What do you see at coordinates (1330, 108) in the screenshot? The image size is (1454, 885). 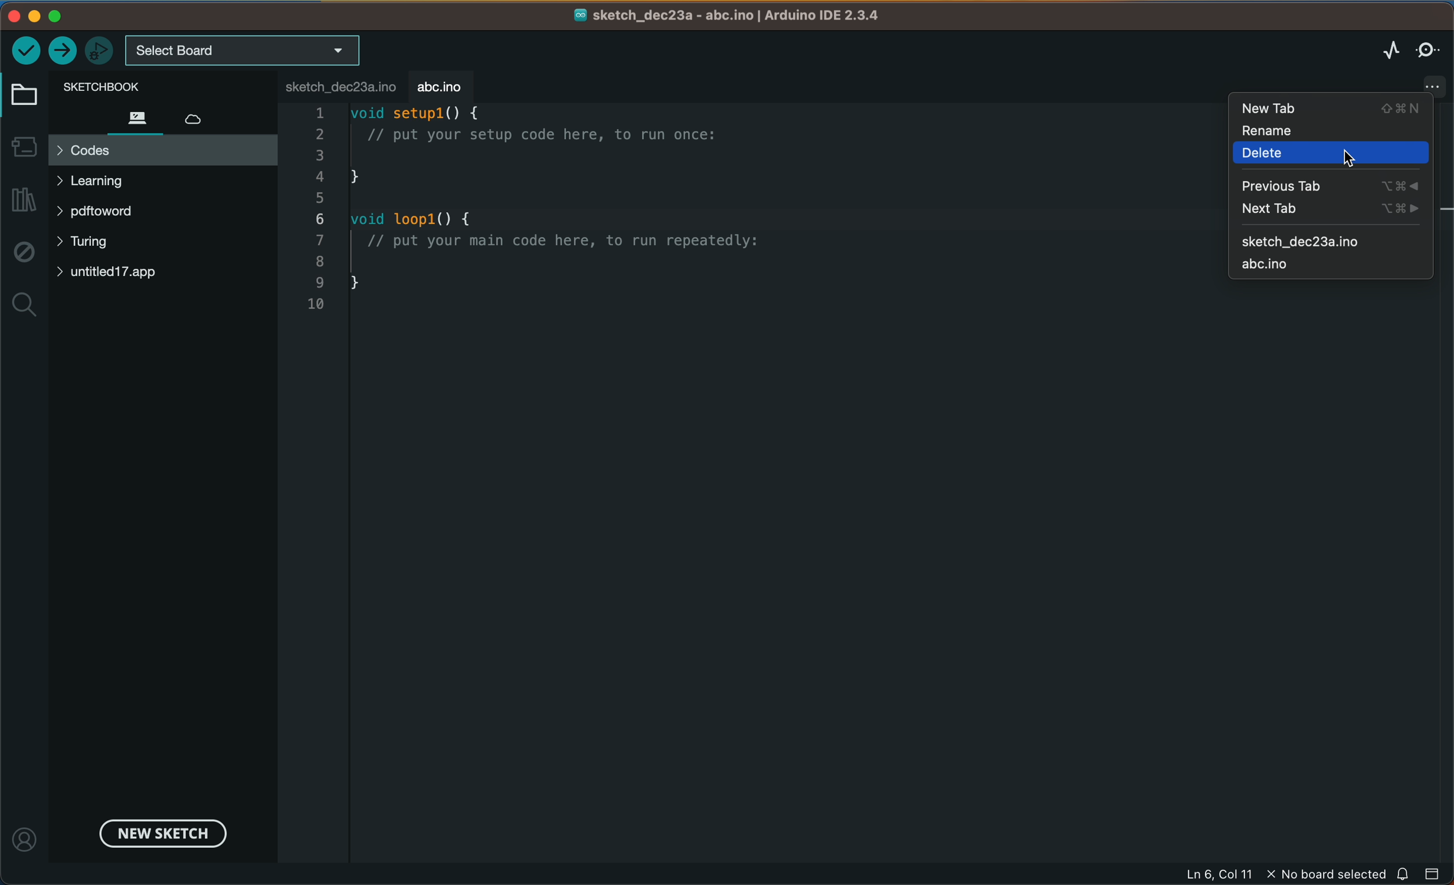 I see `new tab` at bounding box center [1330, 108].